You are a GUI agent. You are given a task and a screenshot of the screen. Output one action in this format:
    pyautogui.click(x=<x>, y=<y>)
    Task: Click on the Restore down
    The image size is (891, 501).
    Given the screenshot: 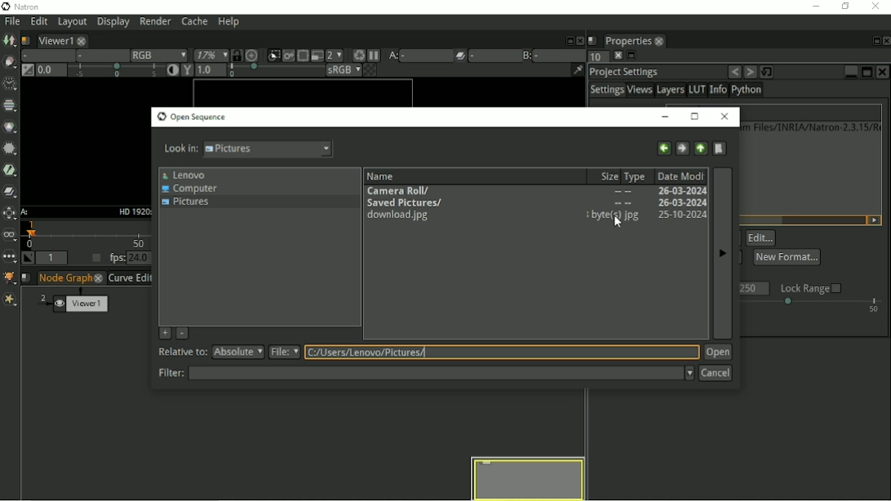 What is the action you would take?
    pyautogui.click(x=843, y=7)
    